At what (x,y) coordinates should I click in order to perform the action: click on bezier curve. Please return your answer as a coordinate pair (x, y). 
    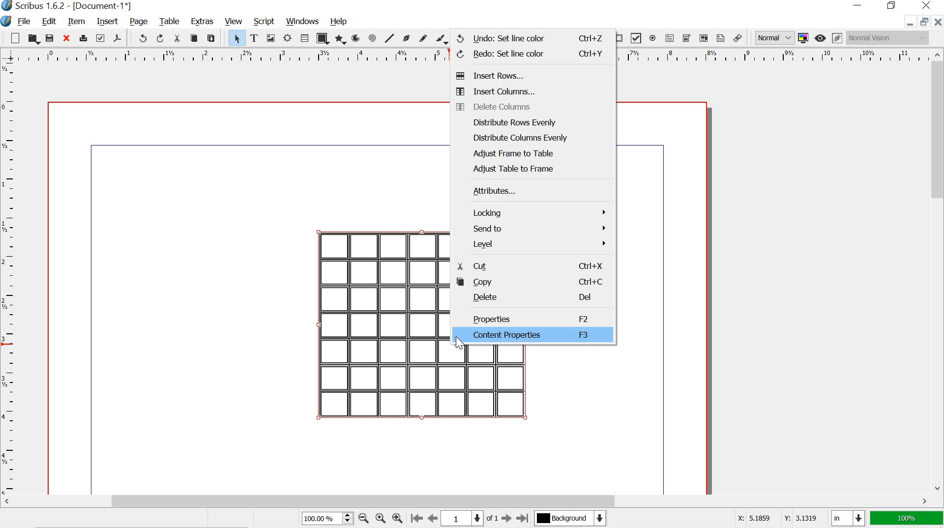
    Looking at the image, I should click on (406, 38).